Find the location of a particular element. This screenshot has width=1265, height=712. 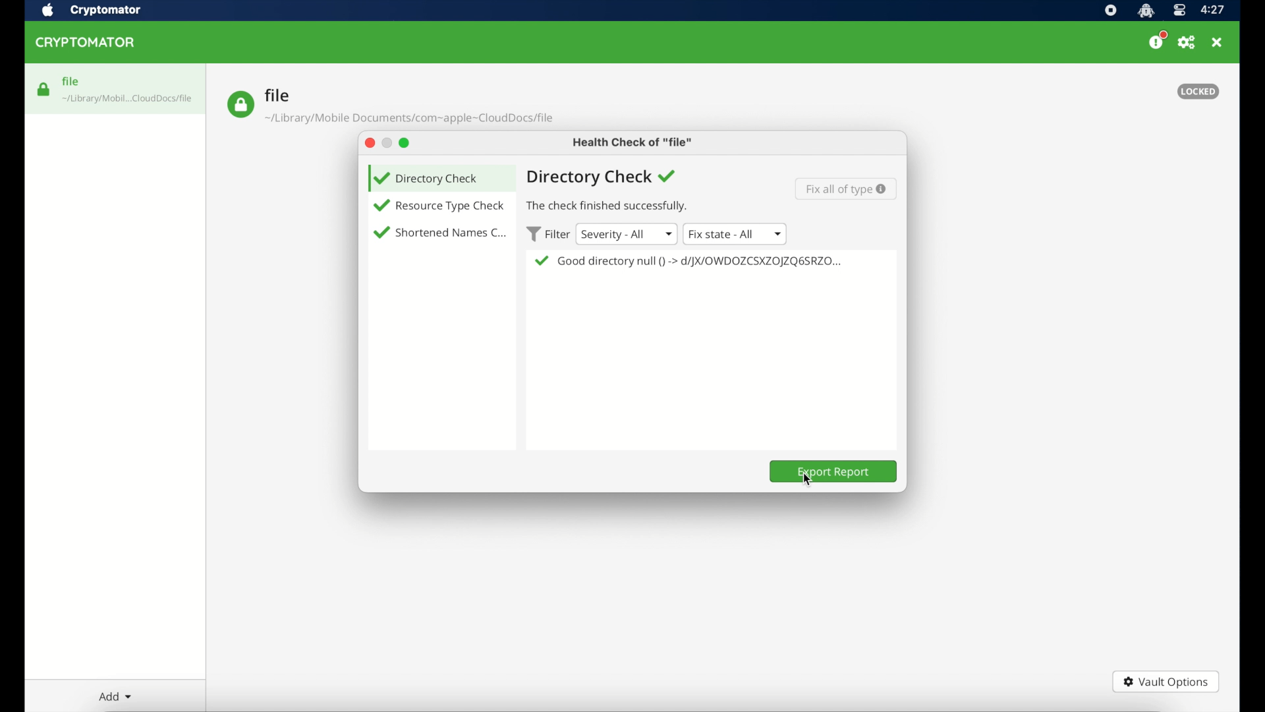

checkmark is located at coordinates (379, 233).